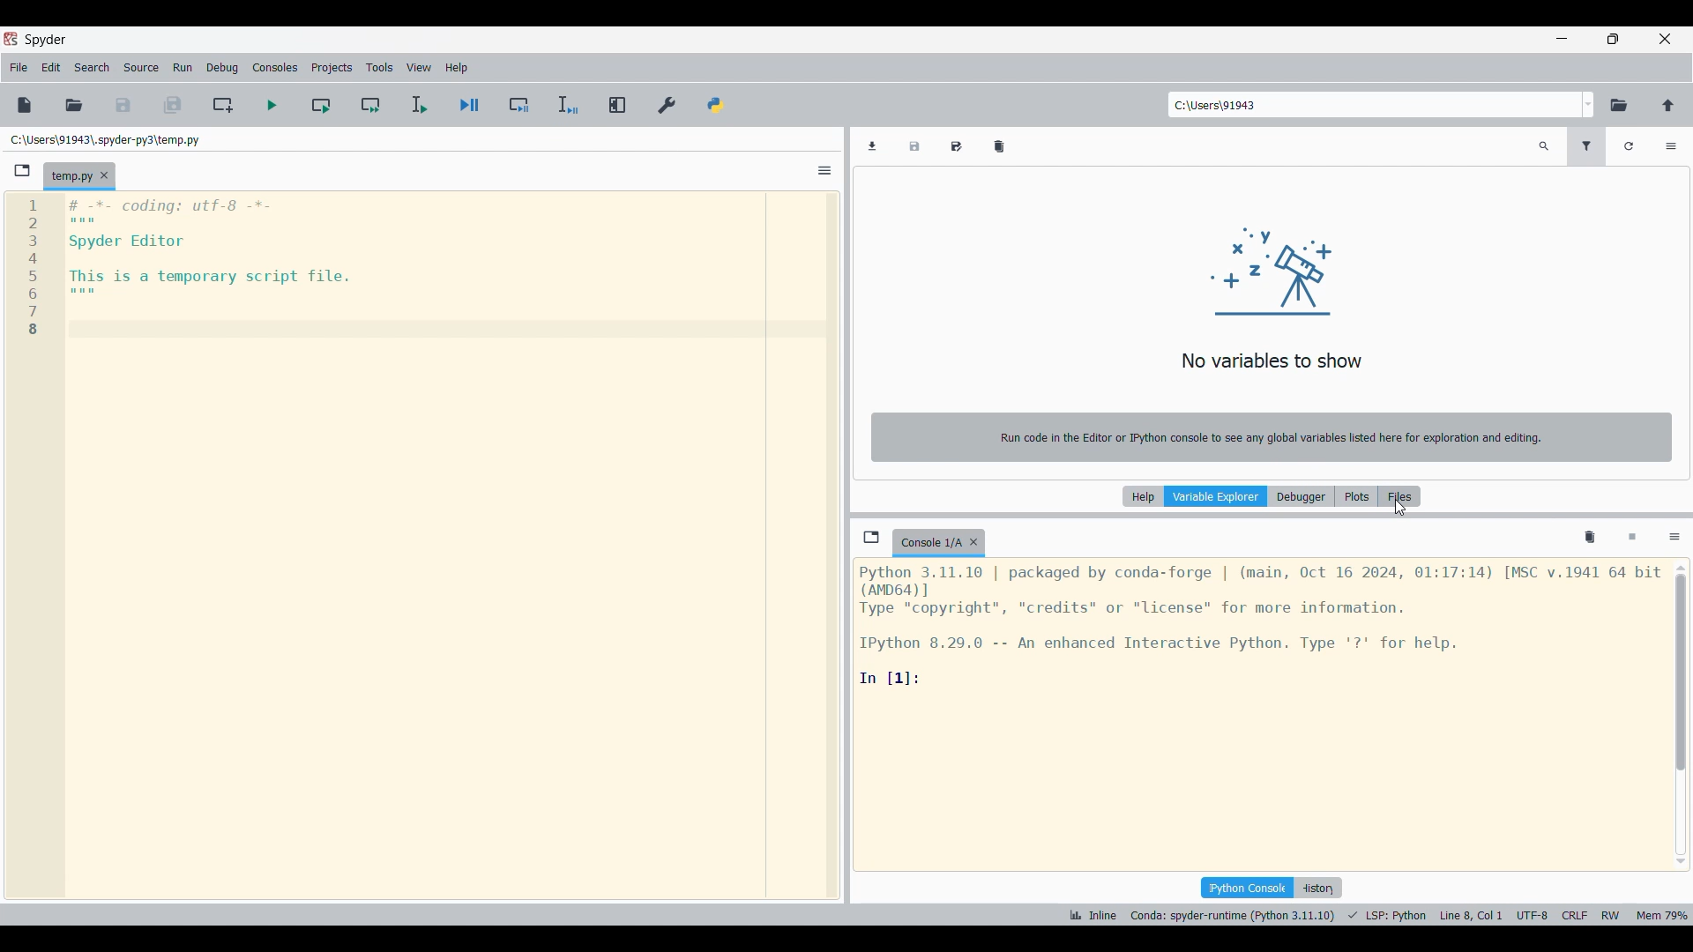 The width and height of the screenshot is (1693, 952). Describe the element at coordinates (825, 170) in the screenshot. I see `Options` at that location.